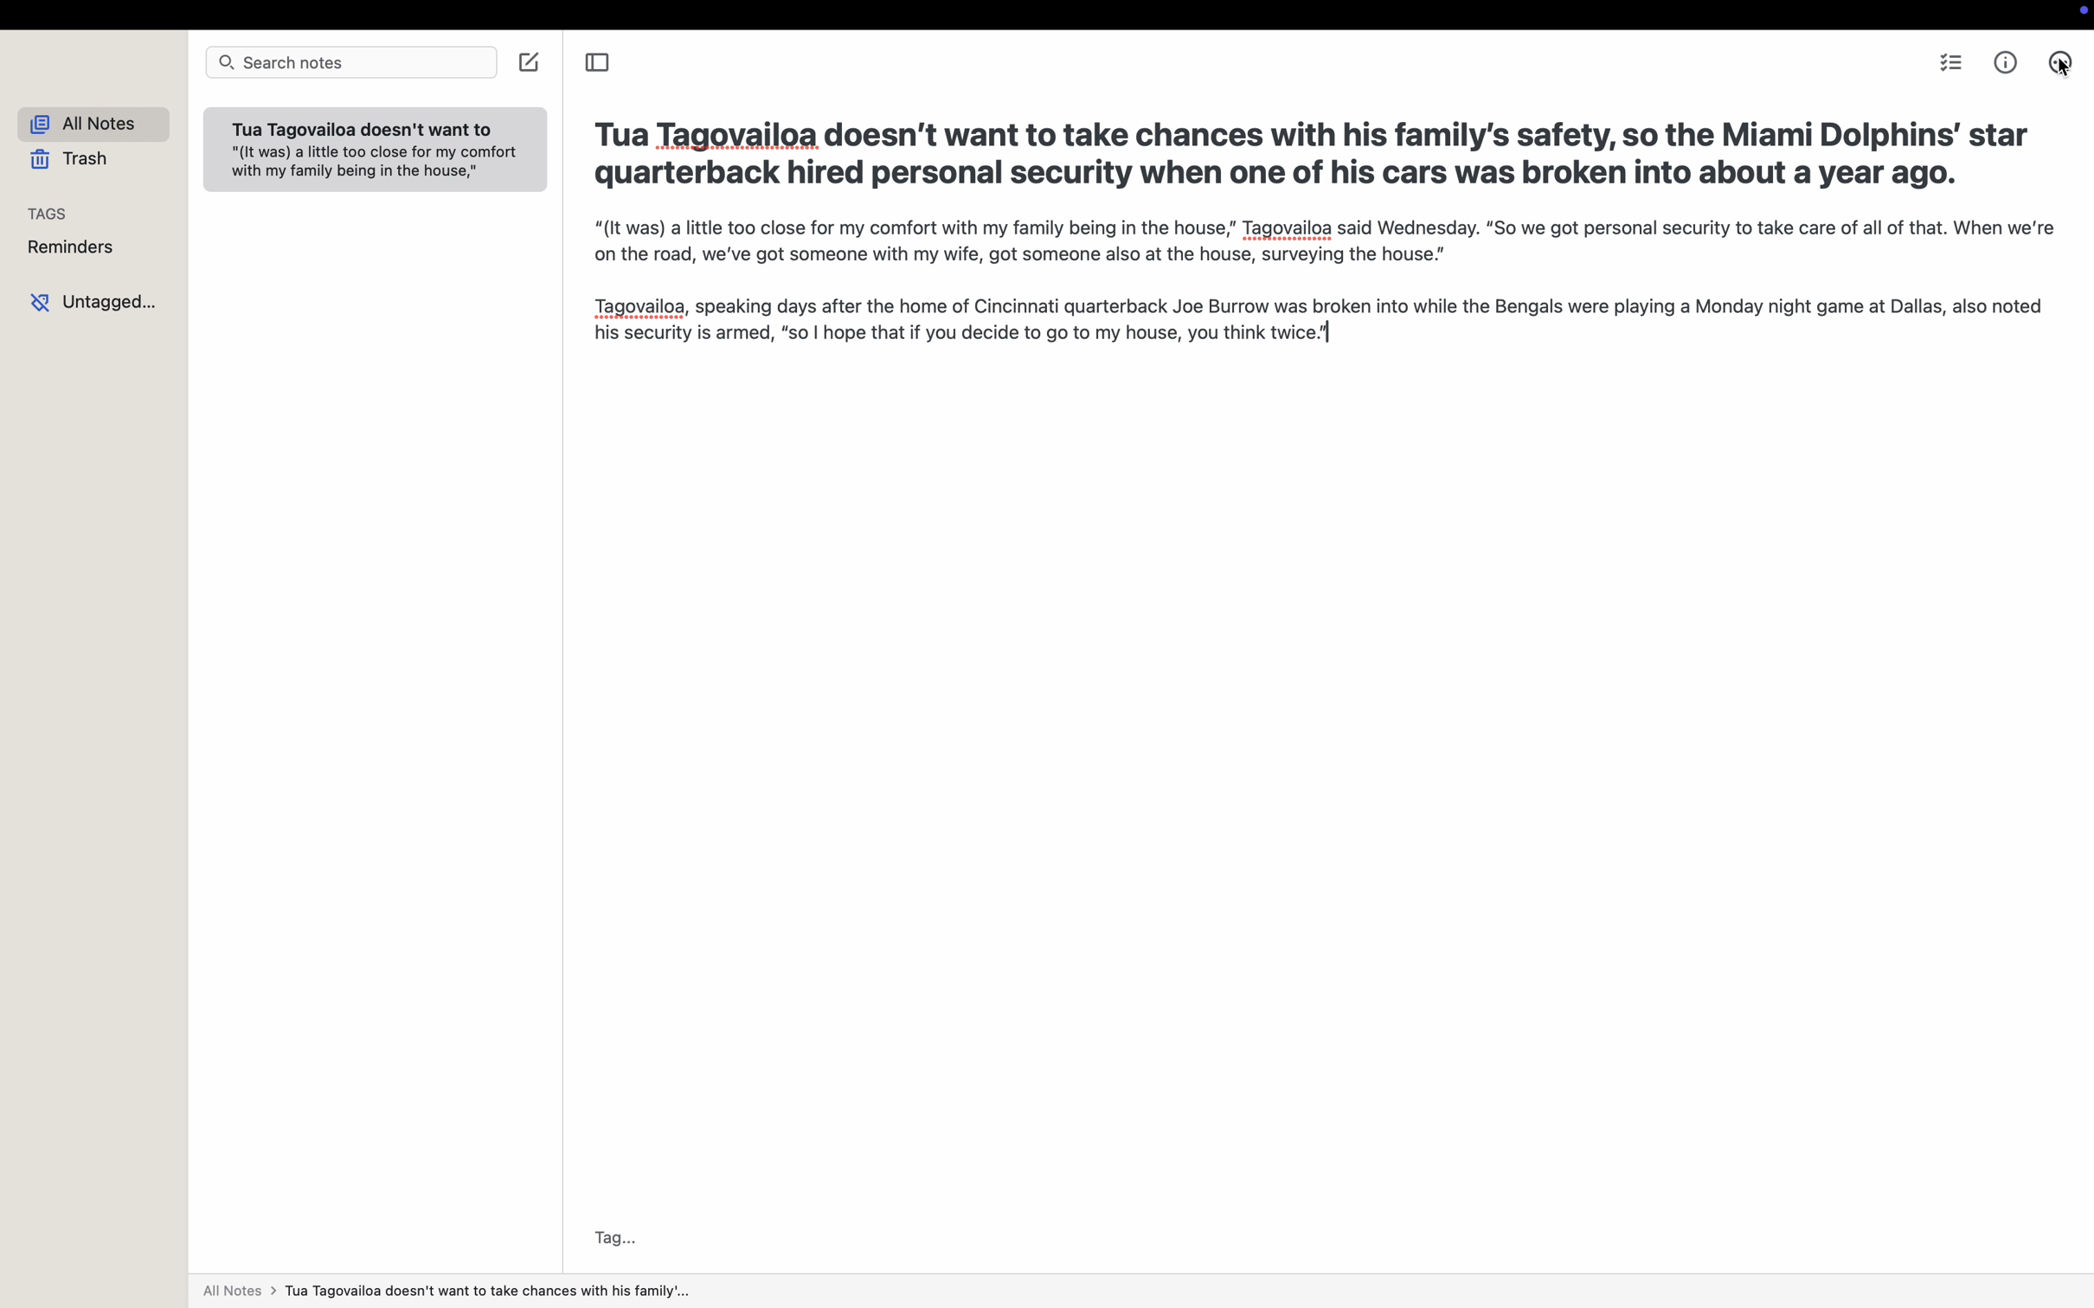  What do you see at coordinates (62, 159) in the screenshot?
I see `trash` at bounding box center [62, 159].